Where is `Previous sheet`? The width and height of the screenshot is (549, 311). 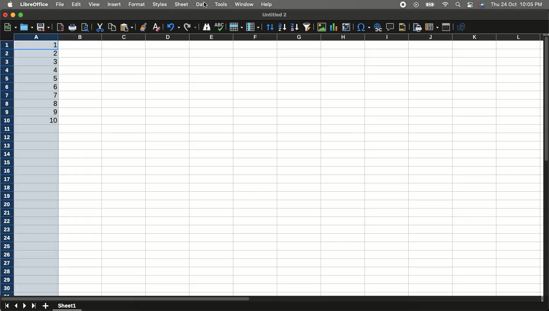
Previous sheet is located at coordinates (16, 306).